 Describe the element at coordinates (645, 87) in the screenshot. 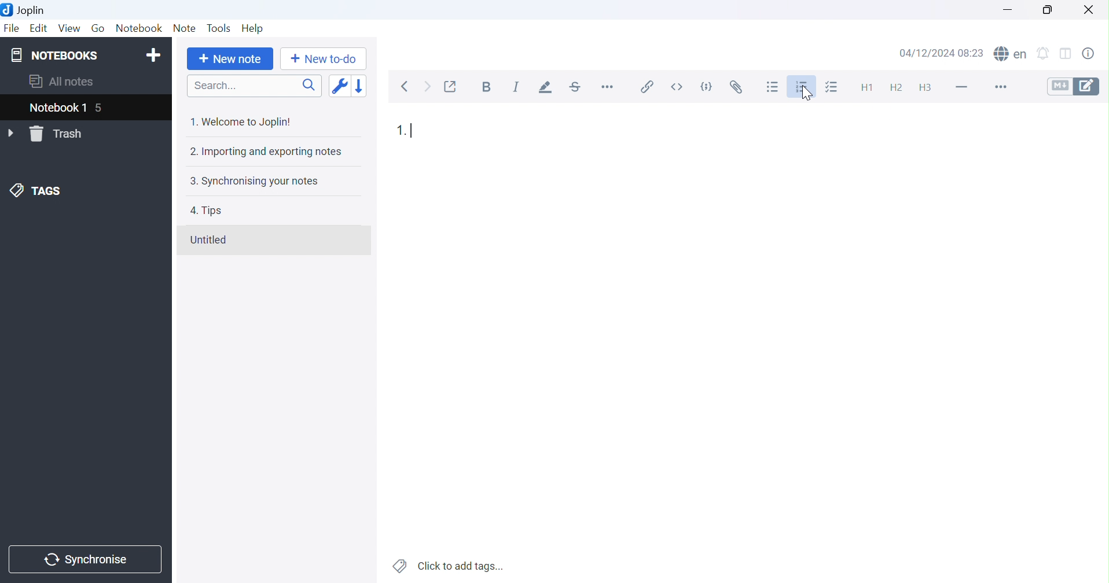

I see `Insert / edit link` at that location.